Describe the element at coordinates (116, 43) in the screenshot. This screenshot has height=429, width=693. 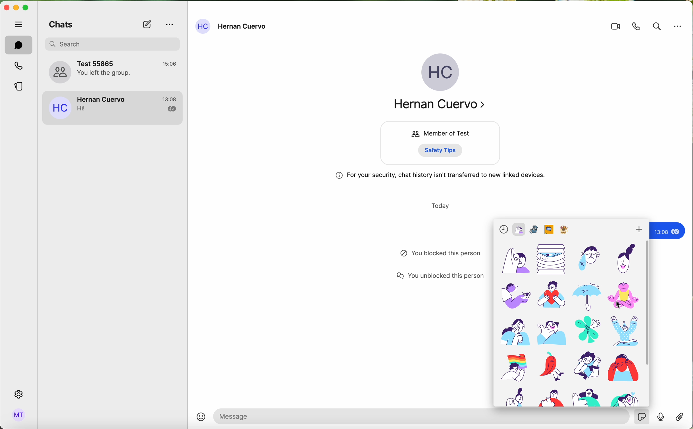
I see `search bar` at that location.